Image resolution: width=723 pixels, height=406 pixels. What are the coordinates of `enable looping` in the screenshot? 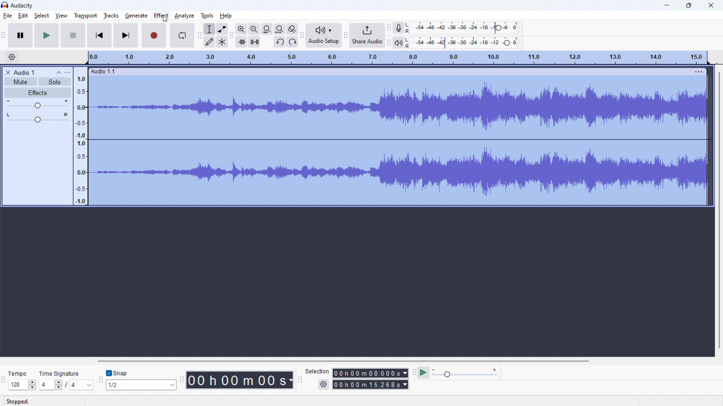 It's located at (182, 35).